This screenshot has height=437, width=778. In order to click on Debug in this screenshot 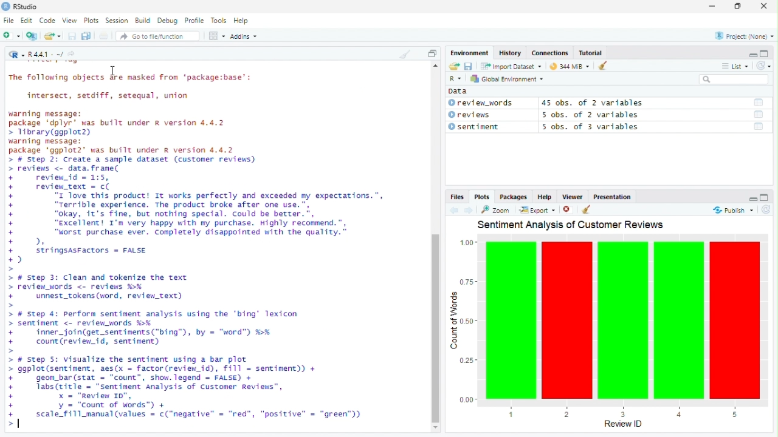, I will do `click(168, 19)`.